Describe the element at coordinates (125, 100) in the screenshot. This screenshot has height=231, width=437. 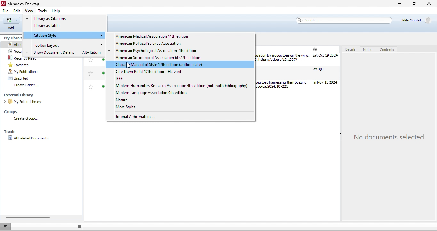
I see `nature` at that location.